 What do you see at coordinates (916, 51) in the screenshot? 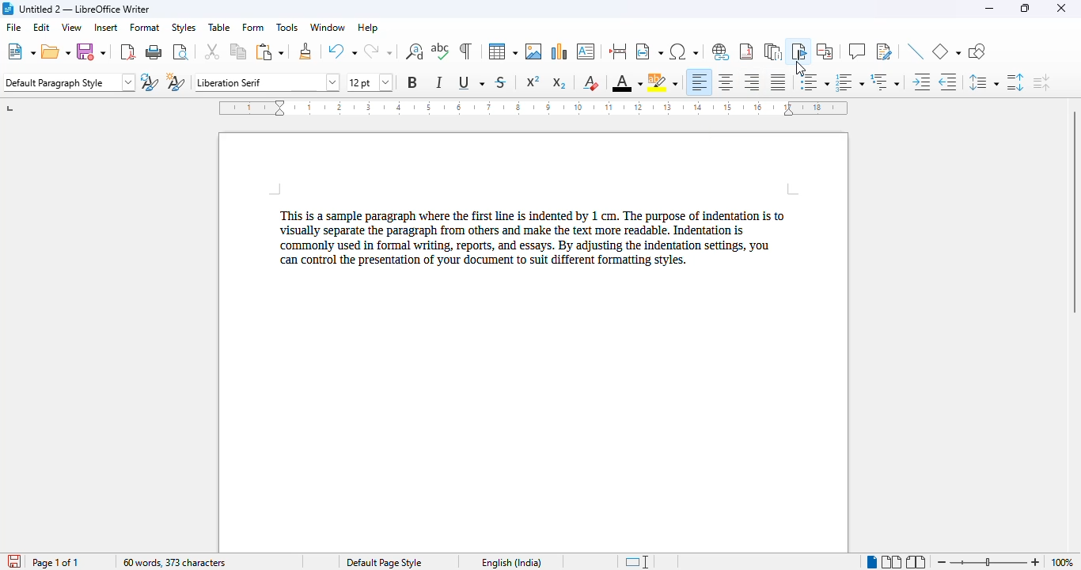
I see `insert line` at bounding box center [916, 51].